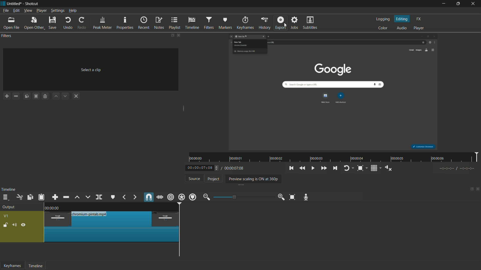  Describe the element at coordinates (159, 23) in the screenshot. I see `notes` at that location.